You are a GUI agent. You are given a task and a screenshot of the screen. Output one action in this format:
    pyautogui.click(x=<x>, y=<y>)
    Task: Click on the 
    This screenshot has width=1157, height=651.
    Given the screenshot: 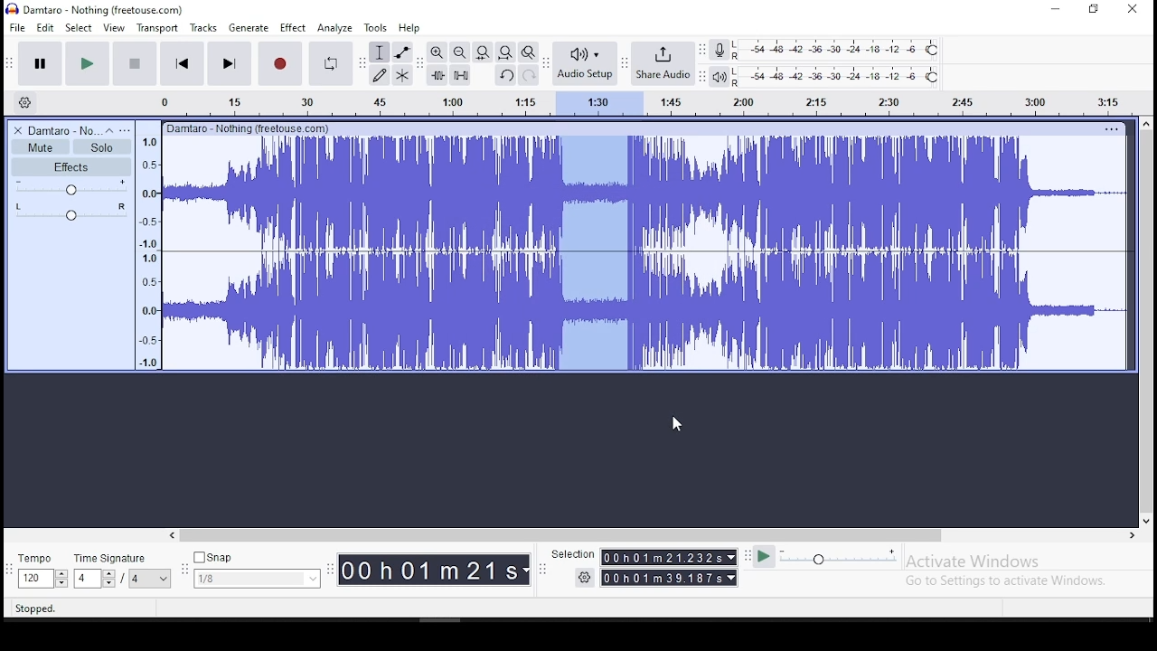 What is the action you would take?
    pyautogui.click(x=420, y=62)
    